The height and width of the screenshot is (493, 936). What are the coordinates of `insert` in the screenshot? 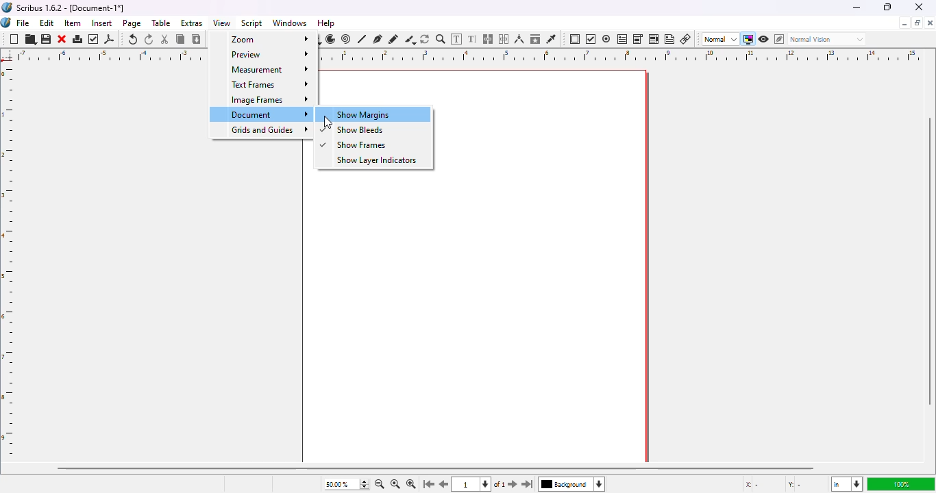 It's located at (102, 23).